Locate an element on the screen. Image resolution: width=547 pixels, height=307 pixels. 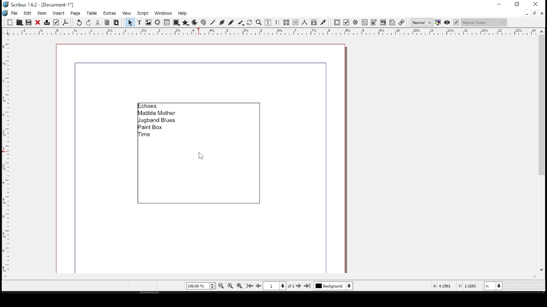
select layer is located at coordinates (333, 286).